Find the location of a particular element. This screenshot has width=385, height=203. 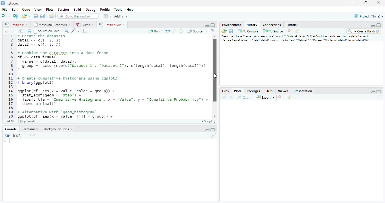

Prsentation is located at coordinates (302, 91).